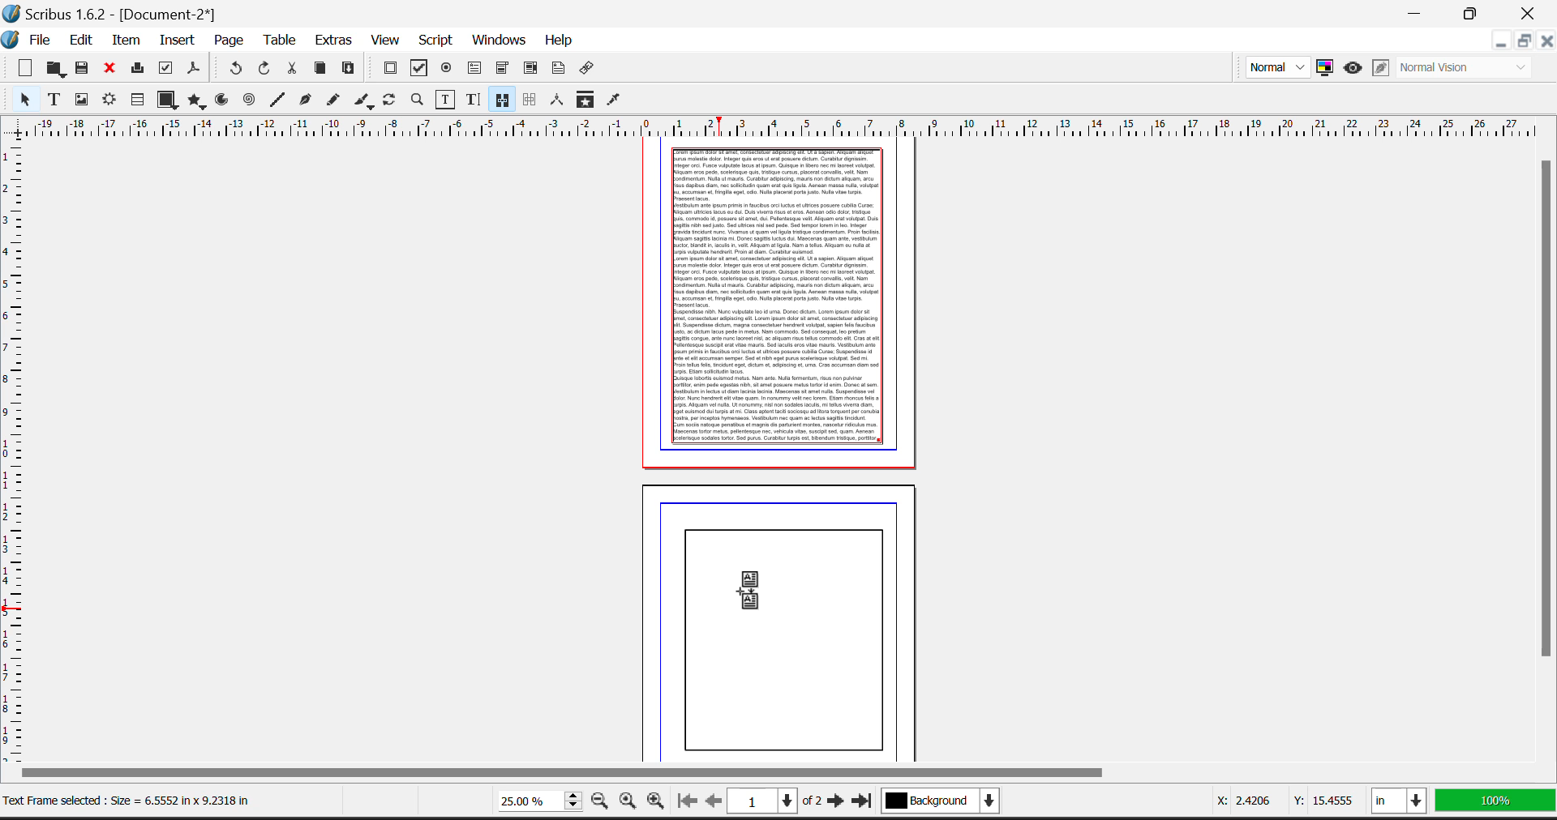 The height and width of the screenshot is (820, 1557). Describe the element at coordinates (1499, 43) in the screenshot. I see `Restore Down` at that location.